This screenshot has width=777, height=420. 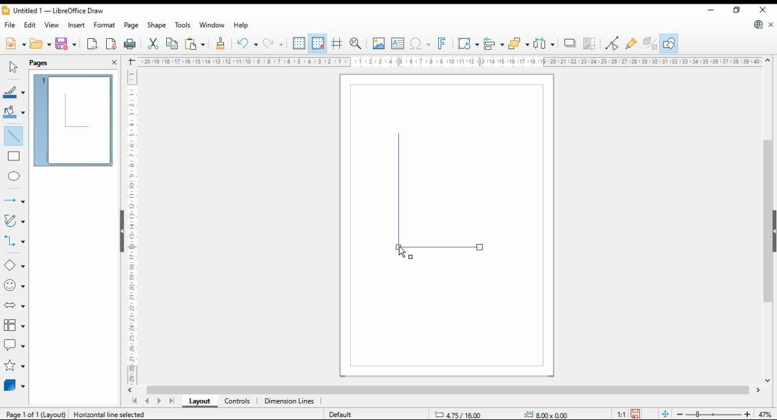 What do you see at coordinates (172, 44) in the screenshot?
I see `copy` at bounding box center [172, 44].